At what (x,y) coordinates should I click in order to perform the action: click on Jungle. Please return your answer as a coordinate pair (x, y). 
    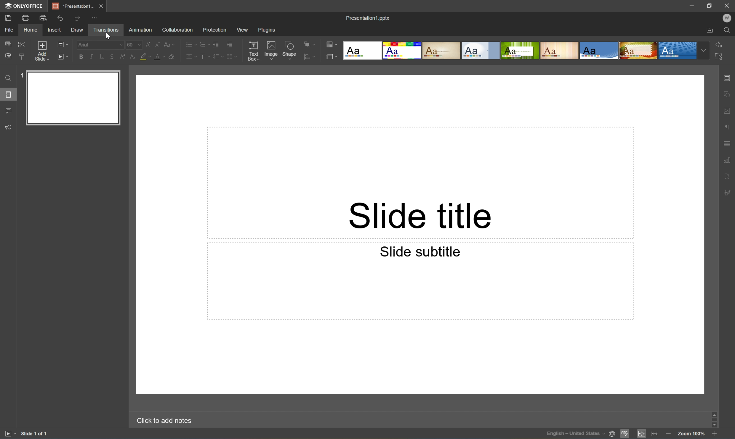
    Looking at the image, I should click on (638, 51).